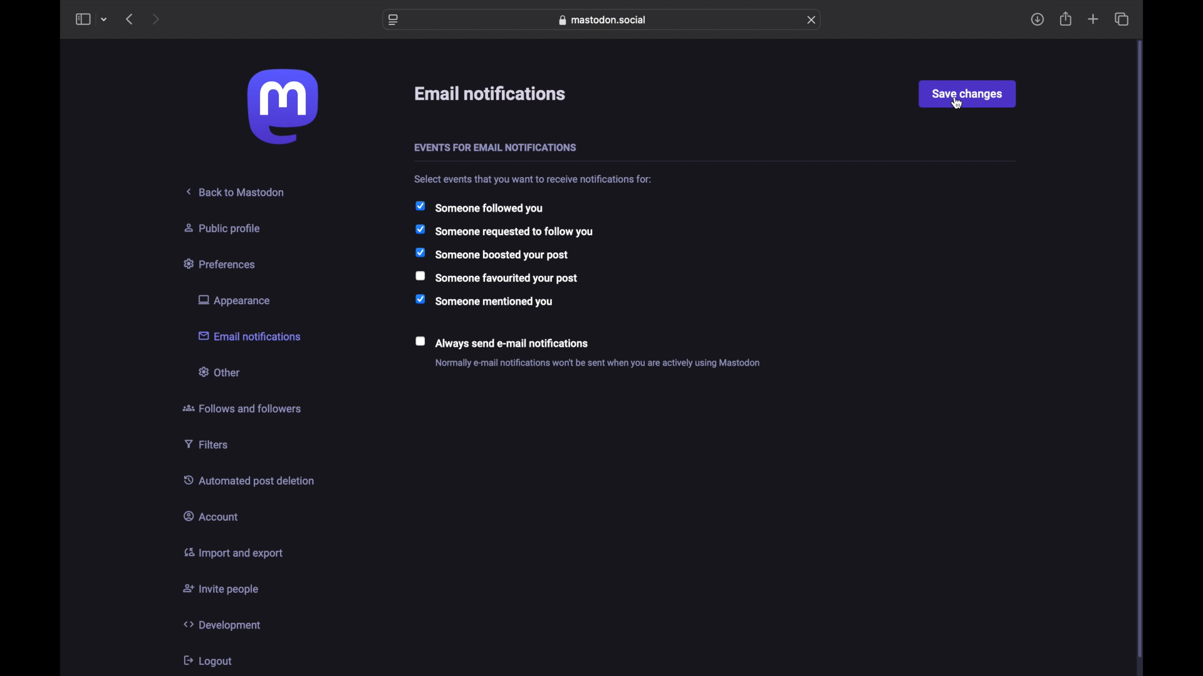 The height and width of the screenshot is (676, 1203). Describe the element at coordinates (233, 553) in the screenshot. I see `import and export` at that location.